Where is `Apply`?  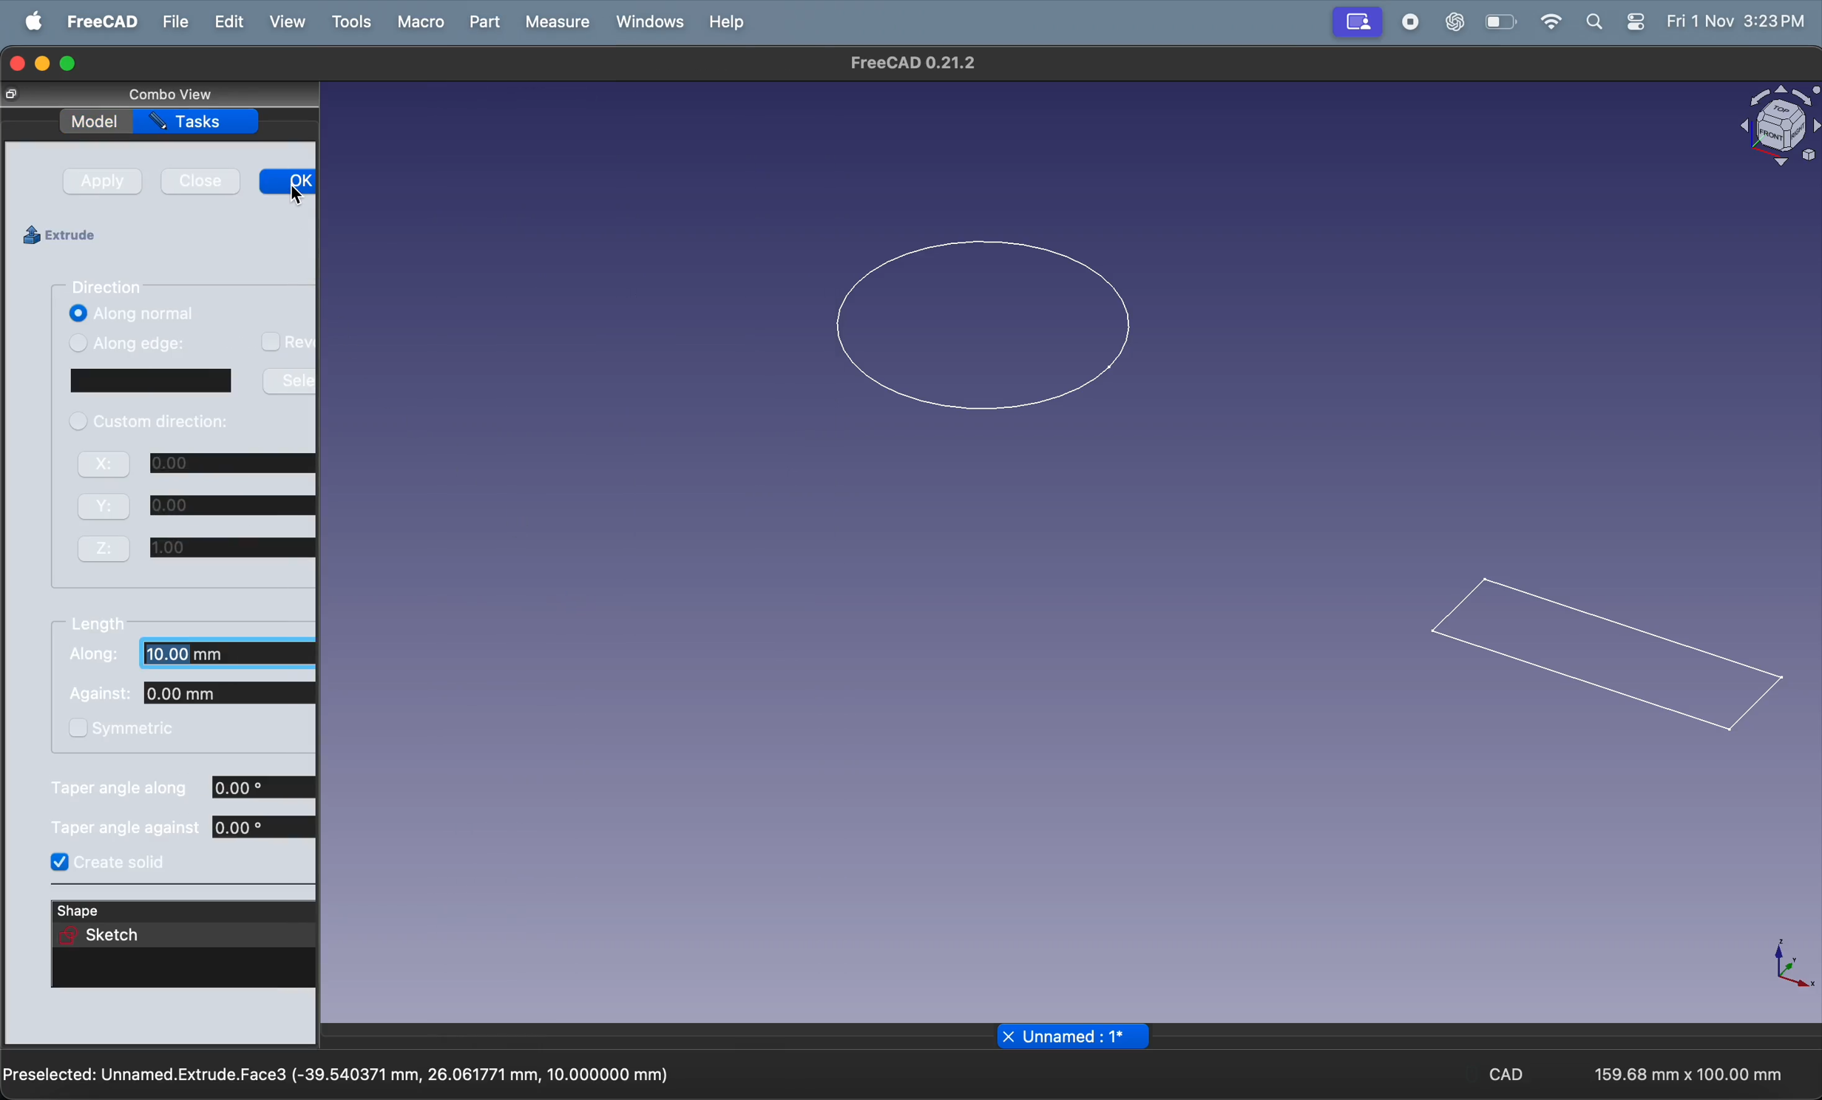
Apply is located at coordinates (101, 182).